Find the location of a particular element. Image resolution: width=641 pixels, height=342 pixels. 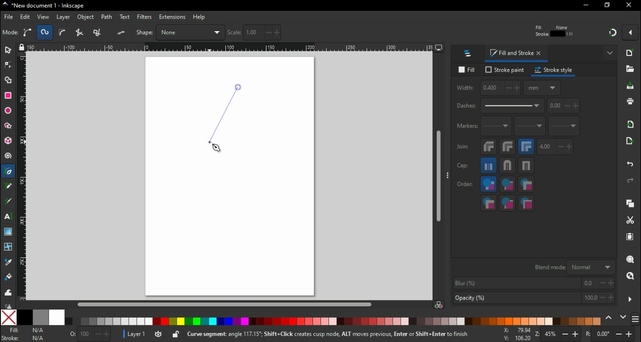

stroke markers, fill is located at coordinates (508, 204).